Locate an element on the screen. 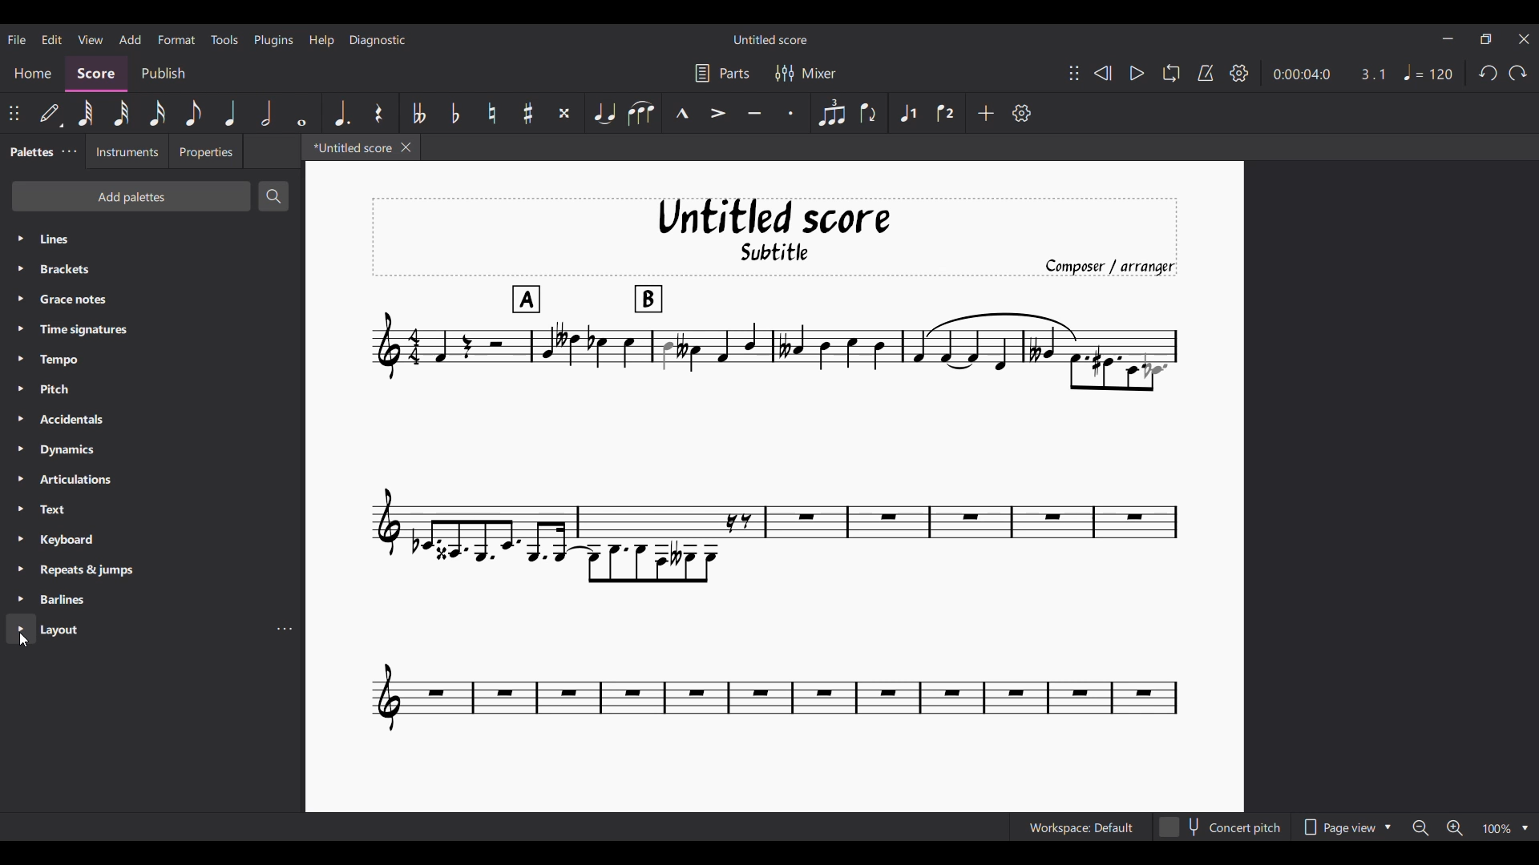 Image resolution: width=1539 pixels, height=865 pixels. Articulations is located at coordinates (153, 479).